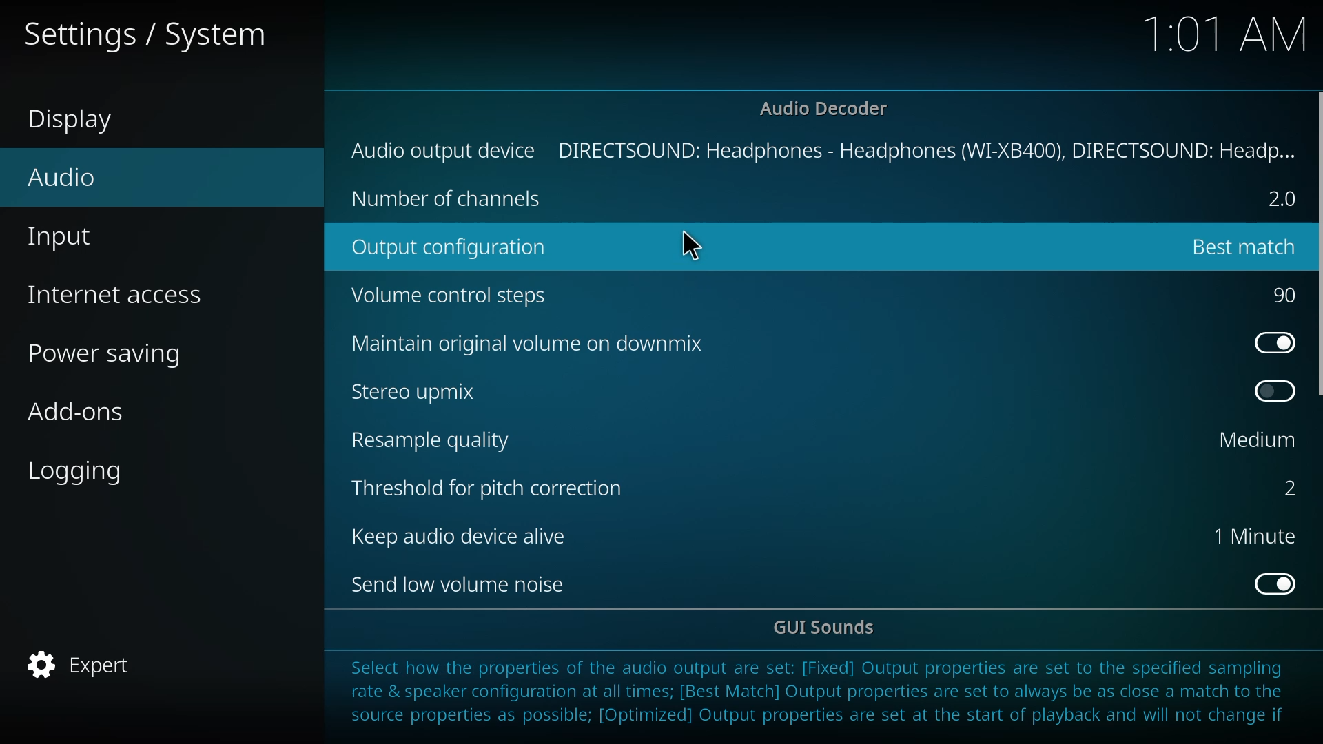  I want to click on threshold, so click(489, 488).